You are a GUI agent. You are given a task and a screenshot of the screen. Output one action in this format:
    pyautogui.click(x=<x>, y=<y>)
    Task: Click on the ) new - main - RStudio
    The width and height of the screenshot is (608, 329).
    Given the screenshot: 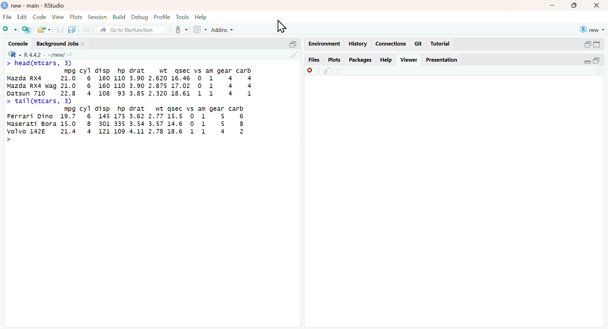 What is the action you would take?
    pyautogui.click(x=46, y=5)
    